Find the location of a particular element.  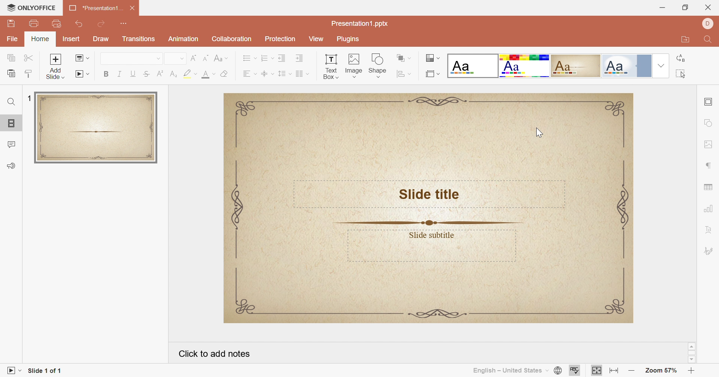

Restore Down is located at coordinates (685, 7).